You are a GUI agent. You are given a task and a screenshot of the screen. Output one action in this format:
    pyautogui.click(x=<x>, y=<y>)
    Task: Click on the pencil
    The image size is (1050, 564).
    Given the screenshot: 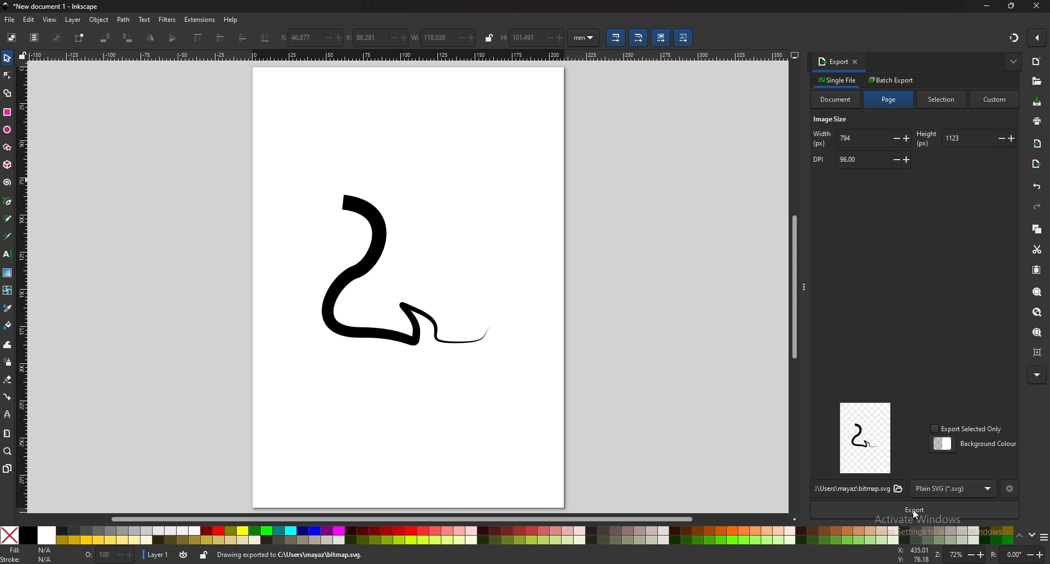 What is the action you would take?
    pyautogui.click(x=8, y=218)
    